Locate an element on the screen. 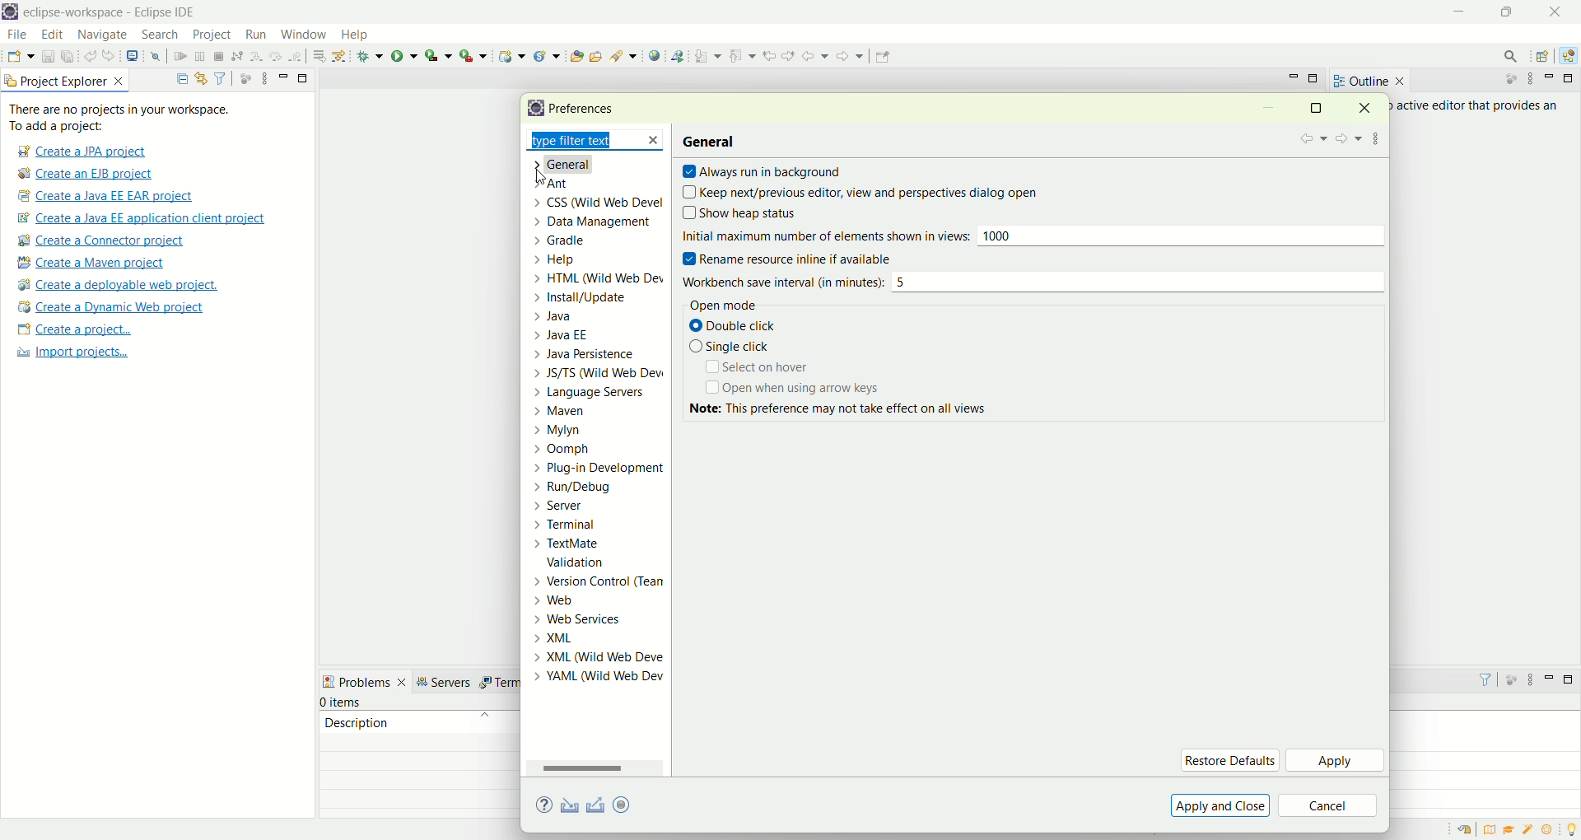 The width and height of the screenshot is (1581, 840). coverage is located at coordinates (438, 55).